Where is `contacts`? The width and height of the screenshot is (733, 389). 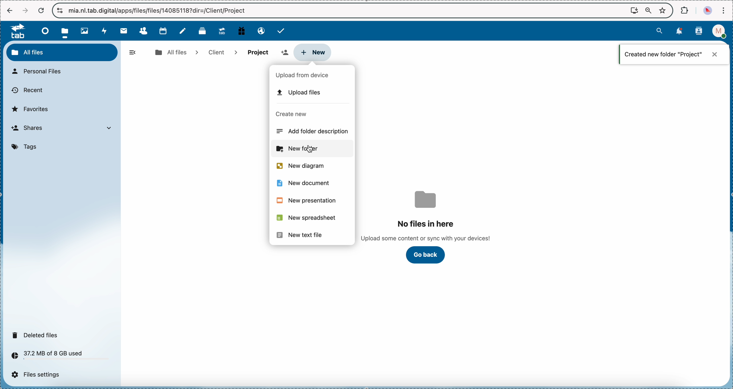
contacts is located at coordinates (143, 31).